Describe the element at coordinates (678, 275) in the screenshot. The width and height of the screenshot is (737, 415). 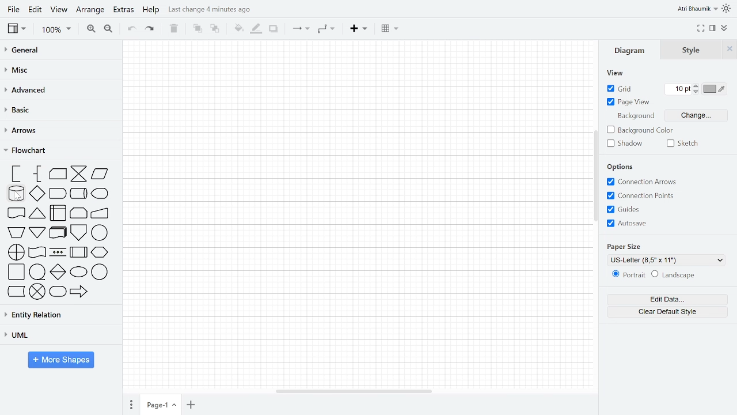
I see `Landscape` at that location.